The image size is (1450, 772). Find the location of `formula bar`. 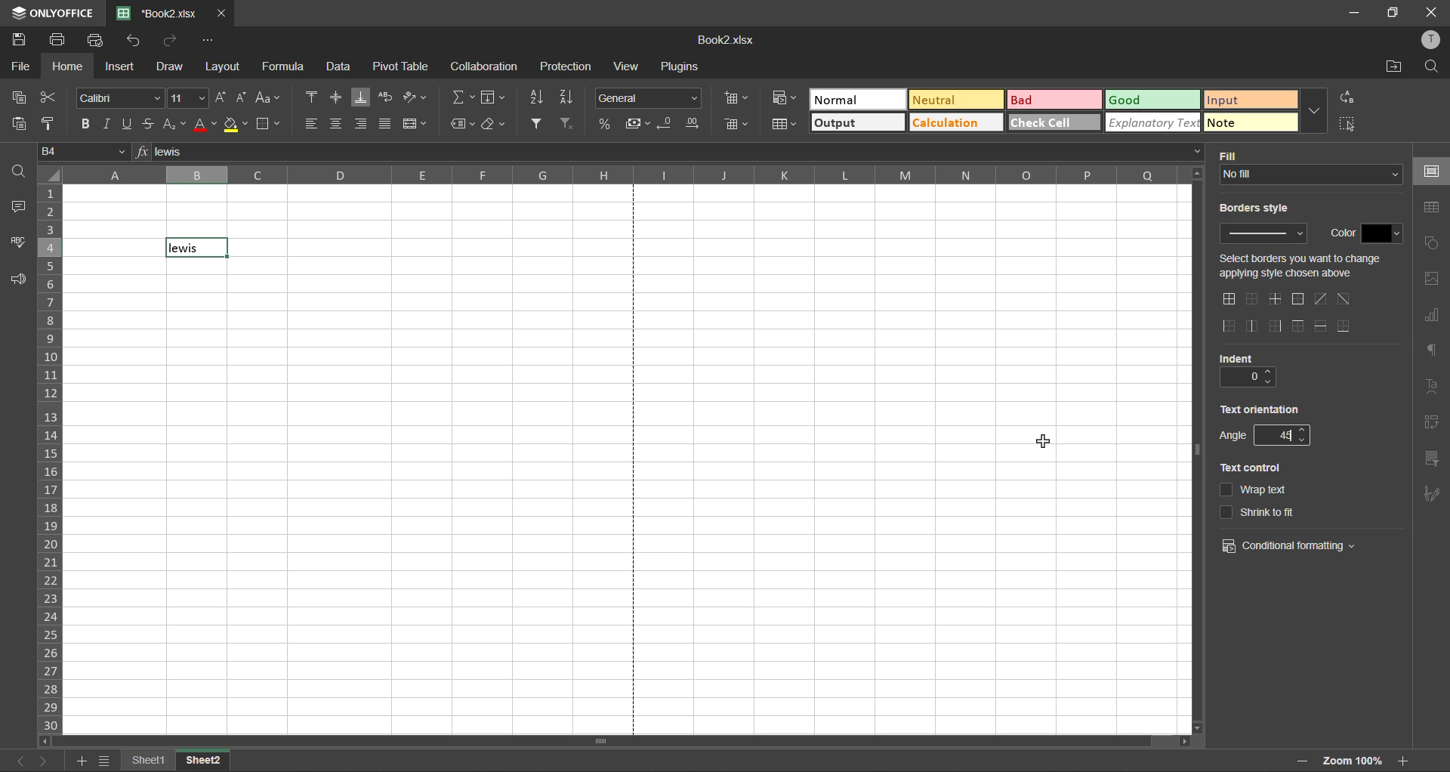

formula bar is located at coordinates (678, 154).